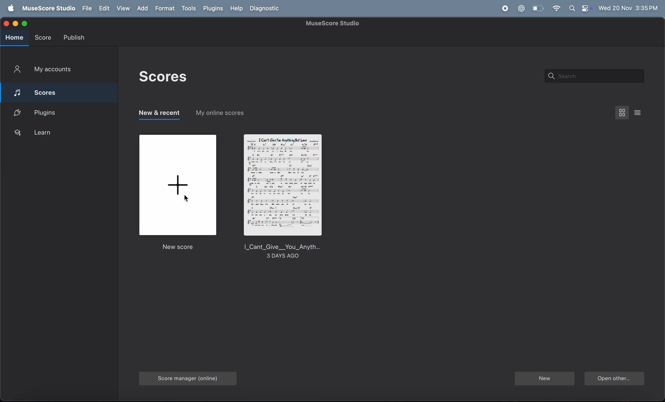  Describe the element at coordinates (639, 112) in the screenshot. I see `list view` at that location.